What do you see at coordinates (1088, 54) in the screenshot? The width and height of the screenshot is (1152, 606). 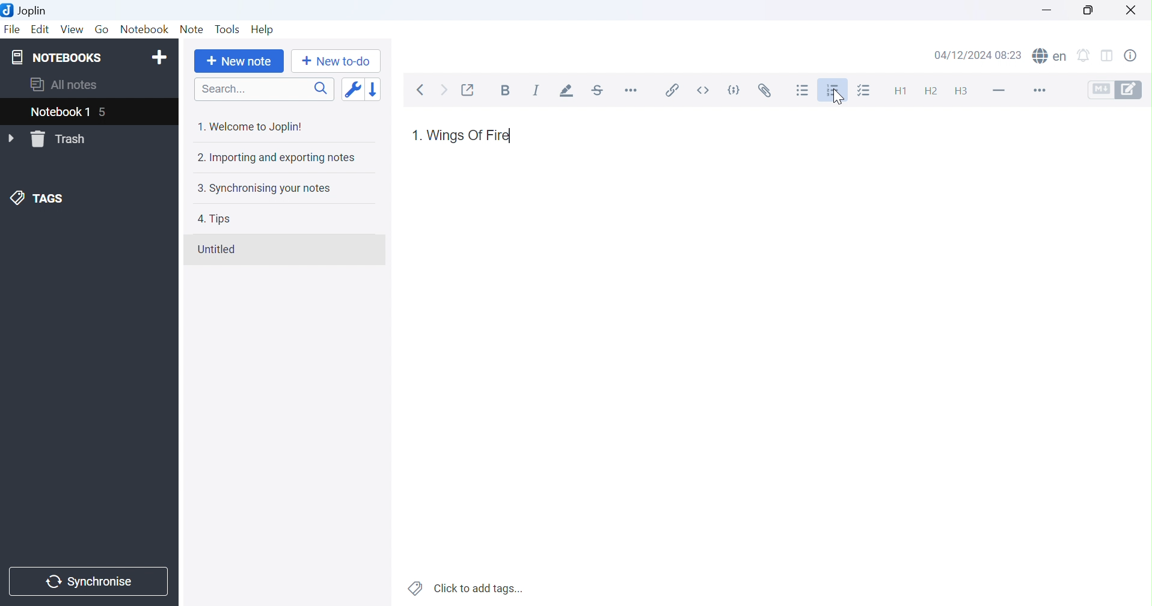 I see `Set alarm` at bounding box center [1088, 54].